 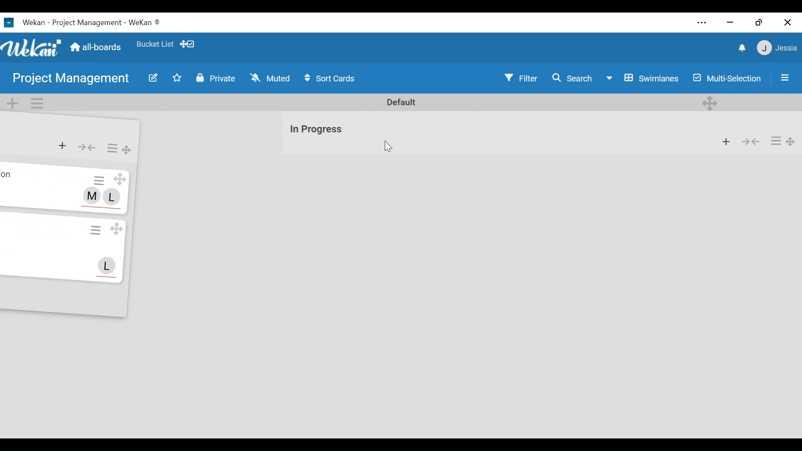 What do you see at coordinates (87, 147) in the screenshot?
I see `Collapse` at bounding box center [87, 147].